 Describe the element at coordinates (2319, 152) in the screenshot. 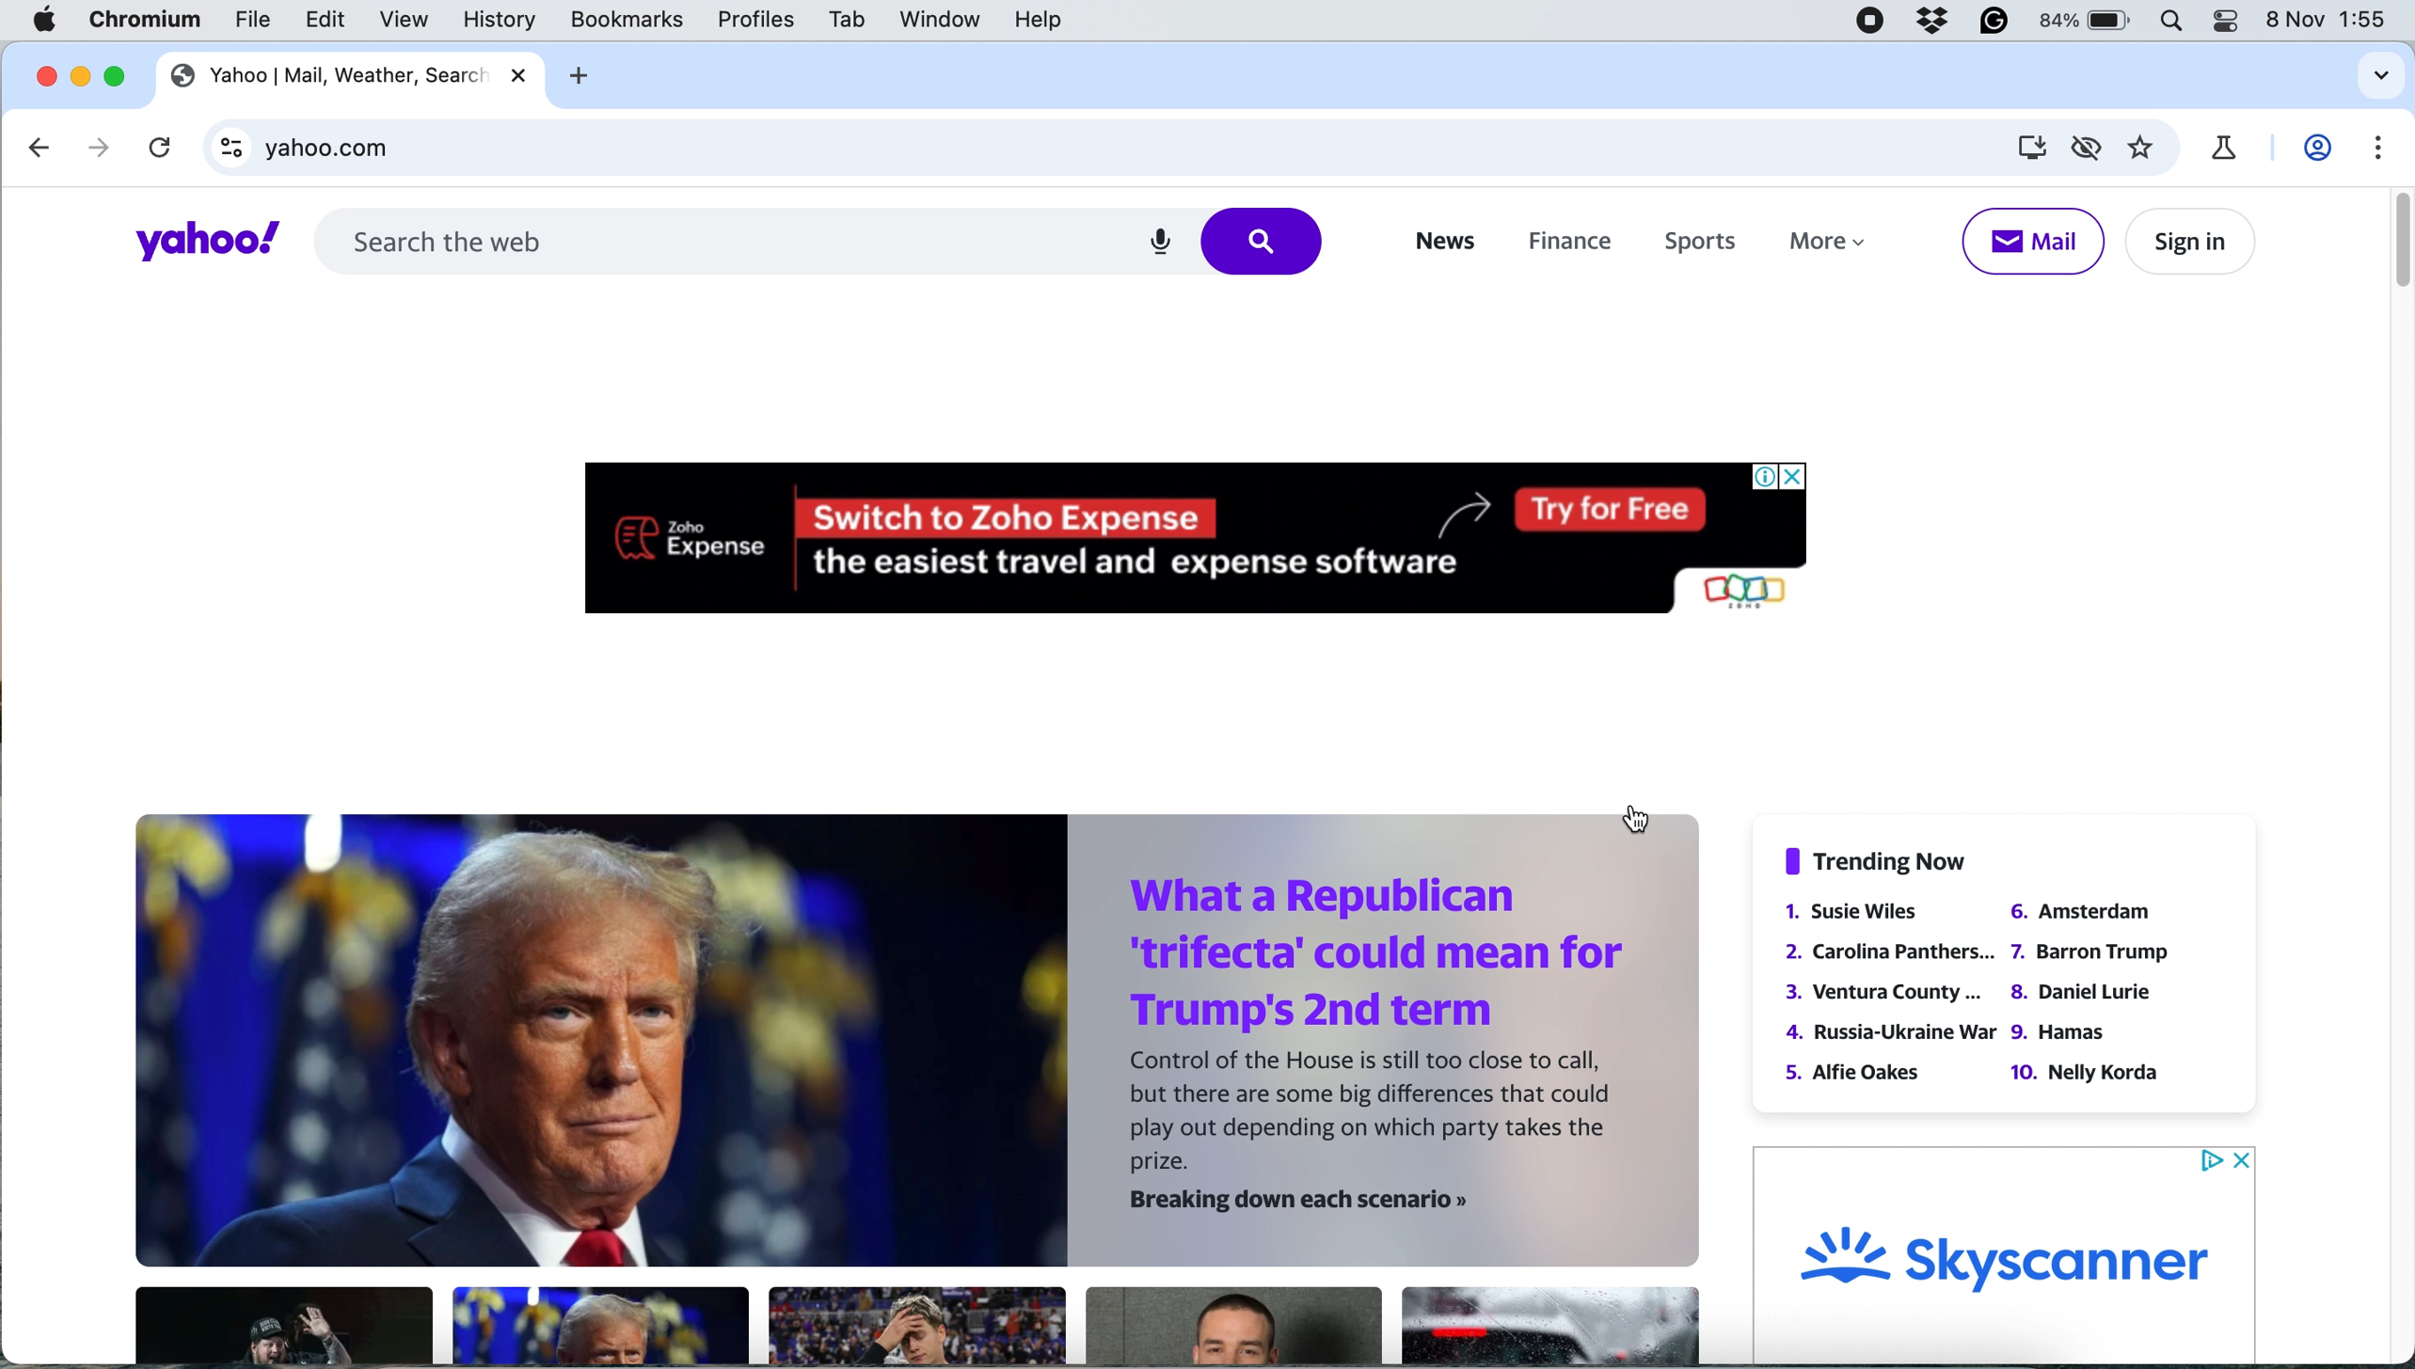

I see `profile` at that location.